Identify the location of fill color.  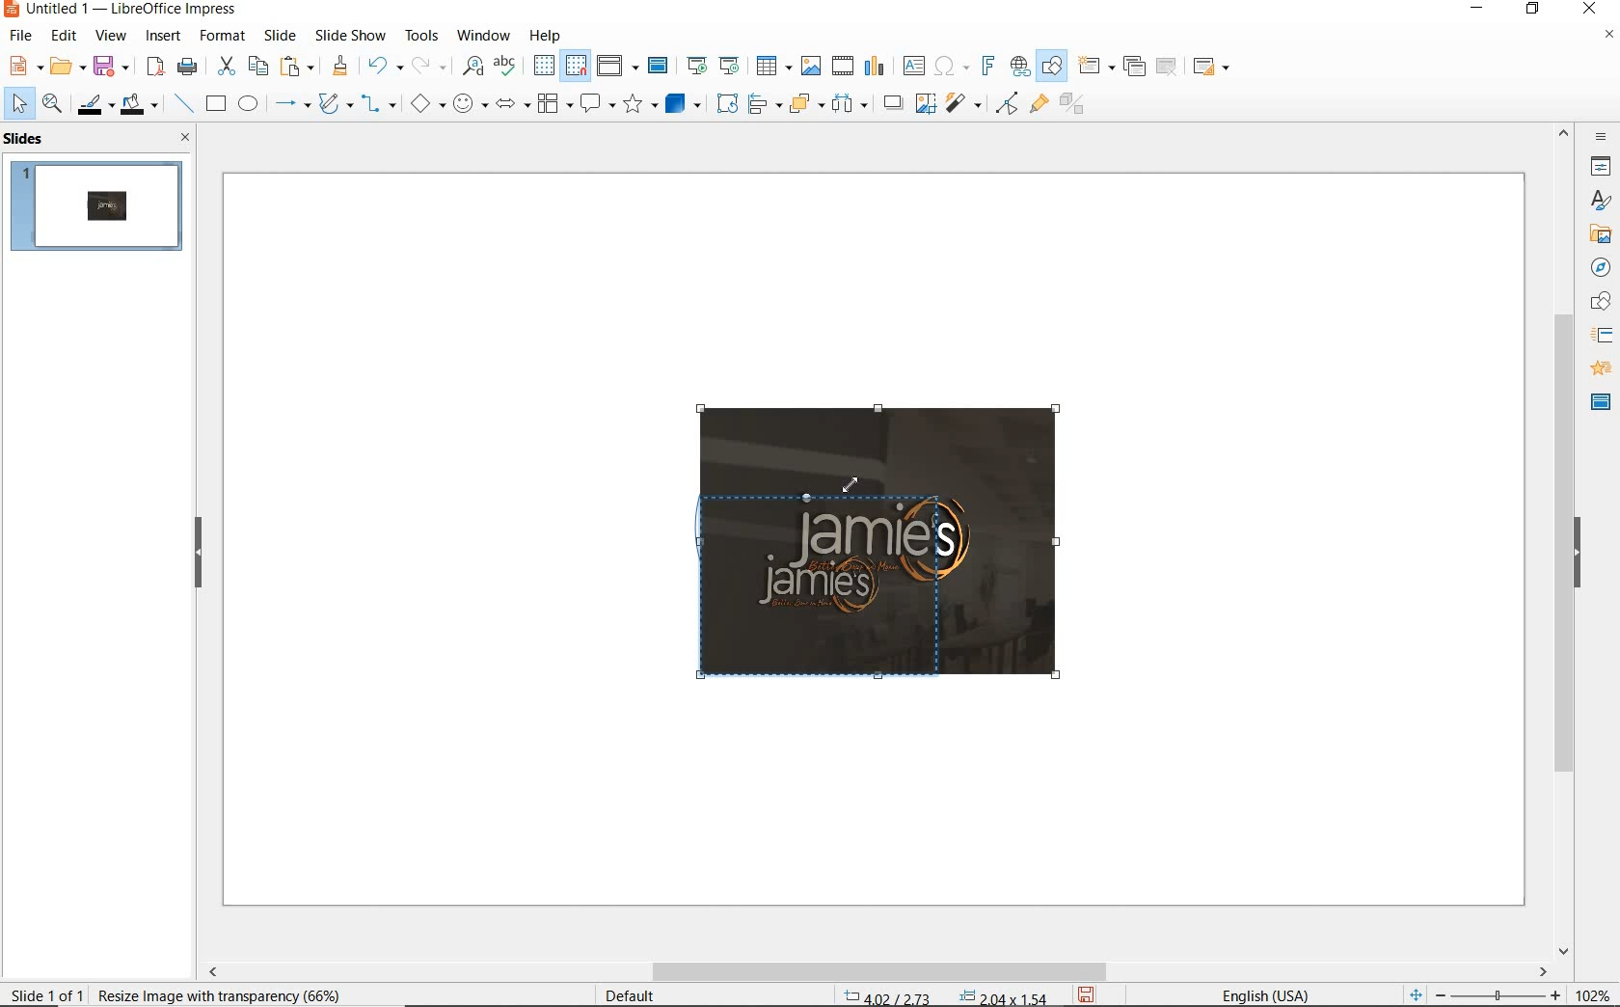
(142, 105).